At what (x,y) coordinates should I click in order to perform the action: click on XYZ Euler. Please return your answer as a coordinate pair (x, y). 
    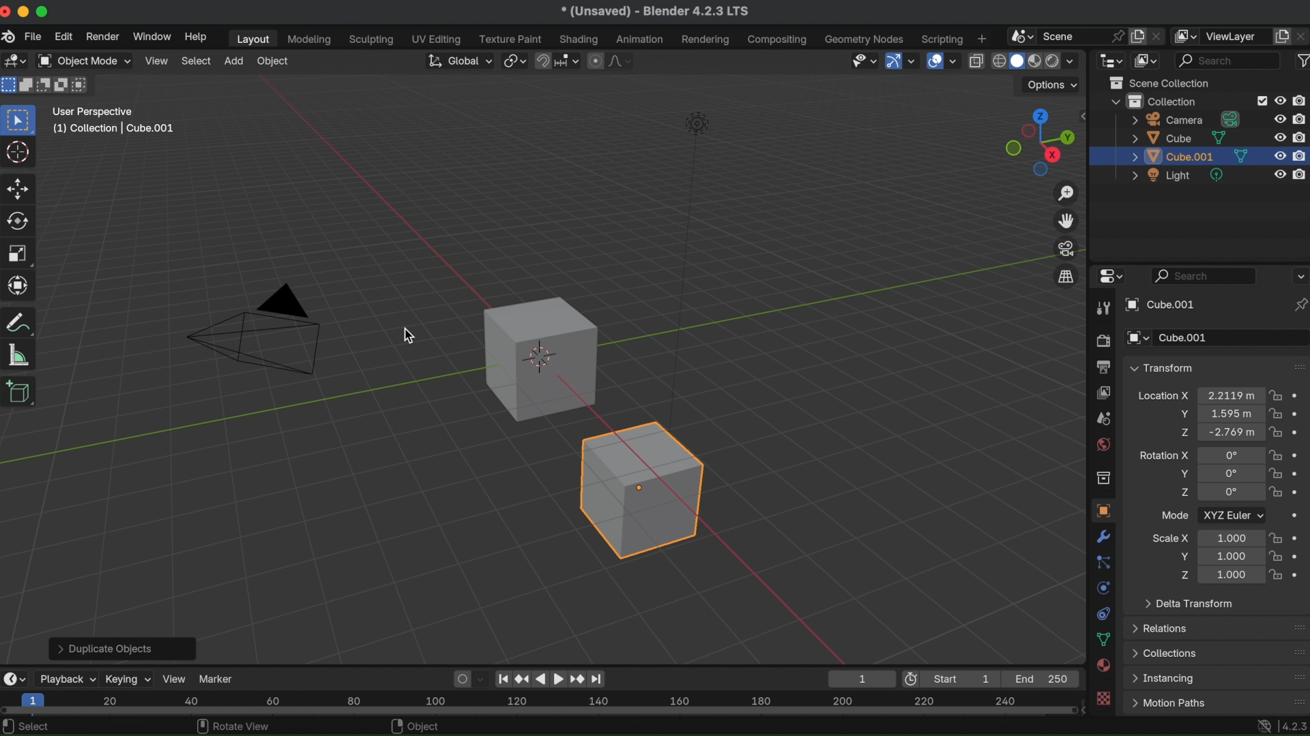
    Looking at the image, I should click on (1232, 515).